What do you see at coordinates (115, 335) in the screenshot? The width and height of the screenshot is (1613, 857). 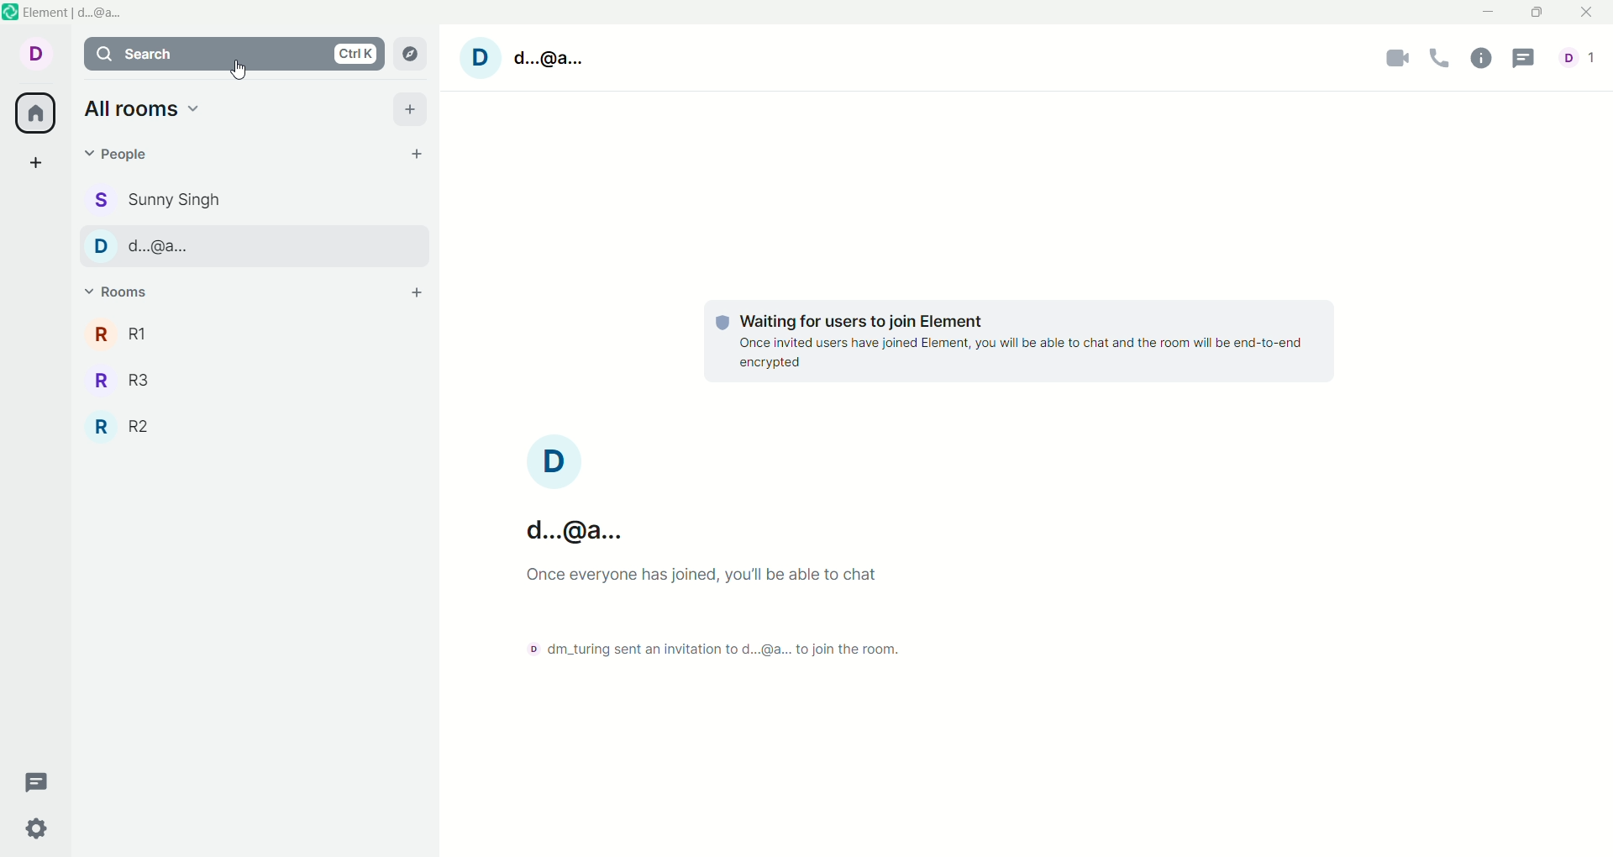 I see `R1` at bounding box center [115, 335].